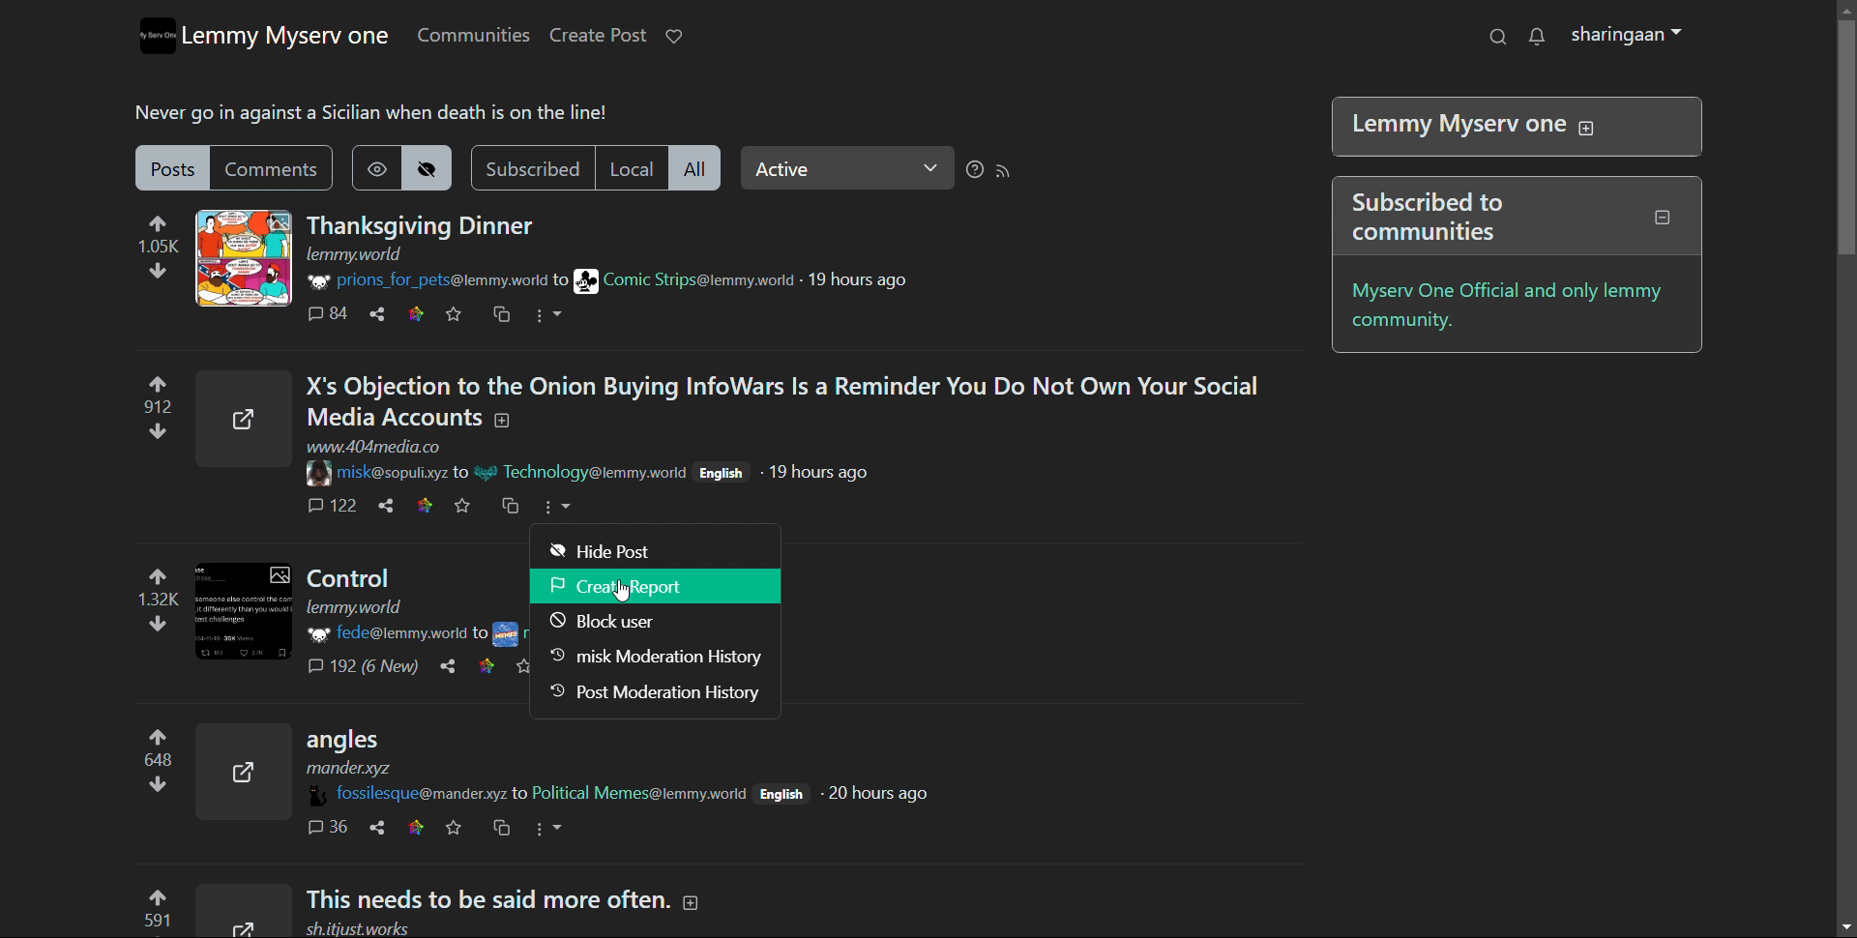 The image size is (1857, 938). What do you see at coordinates (375, 167) in the screenshot?
I see `show hidden posts` at bounding box center [375, 167].